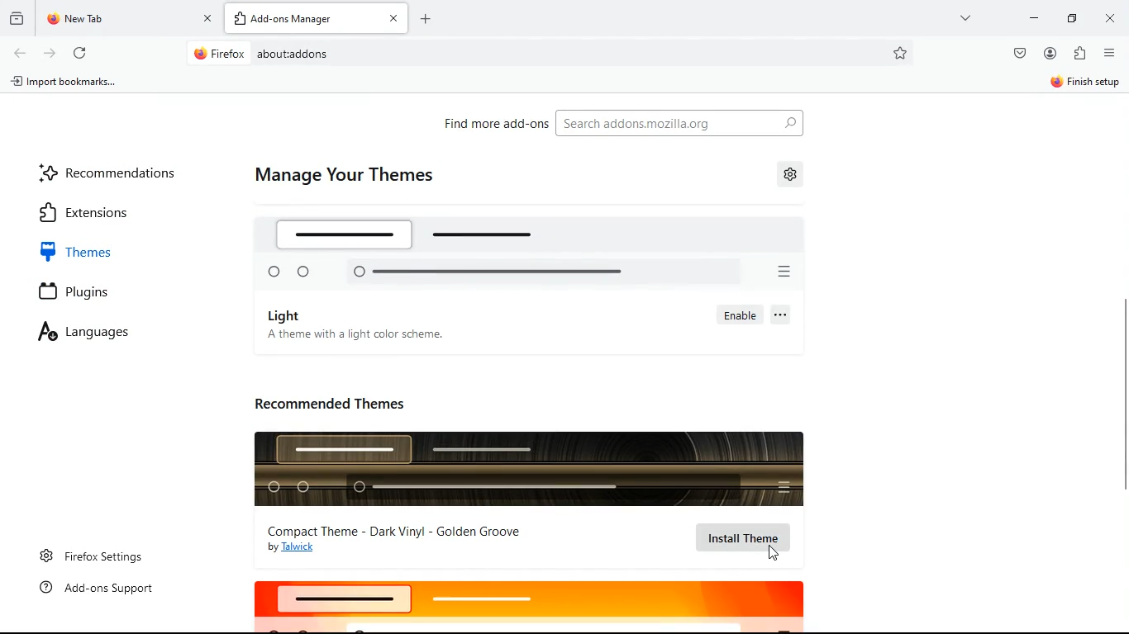 The height and width of the screenshot is (634, 1129). What do you see at coordinates (1022, 55) in the screenshot?
I see `pocket` at bounding box center [1022, 55].